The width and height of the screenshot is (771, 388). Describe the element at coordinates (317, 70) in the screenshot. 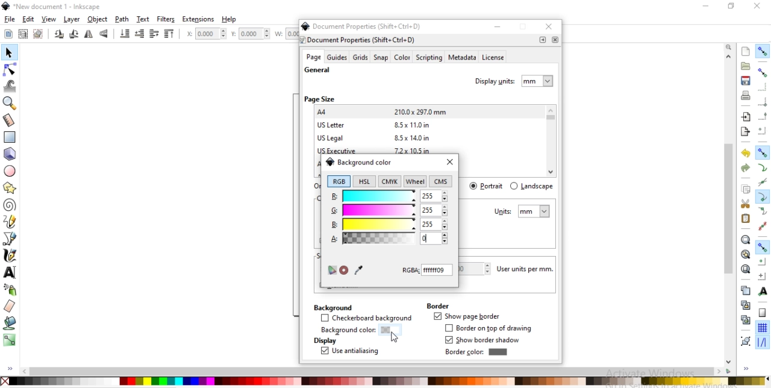

I see `general` at that location.